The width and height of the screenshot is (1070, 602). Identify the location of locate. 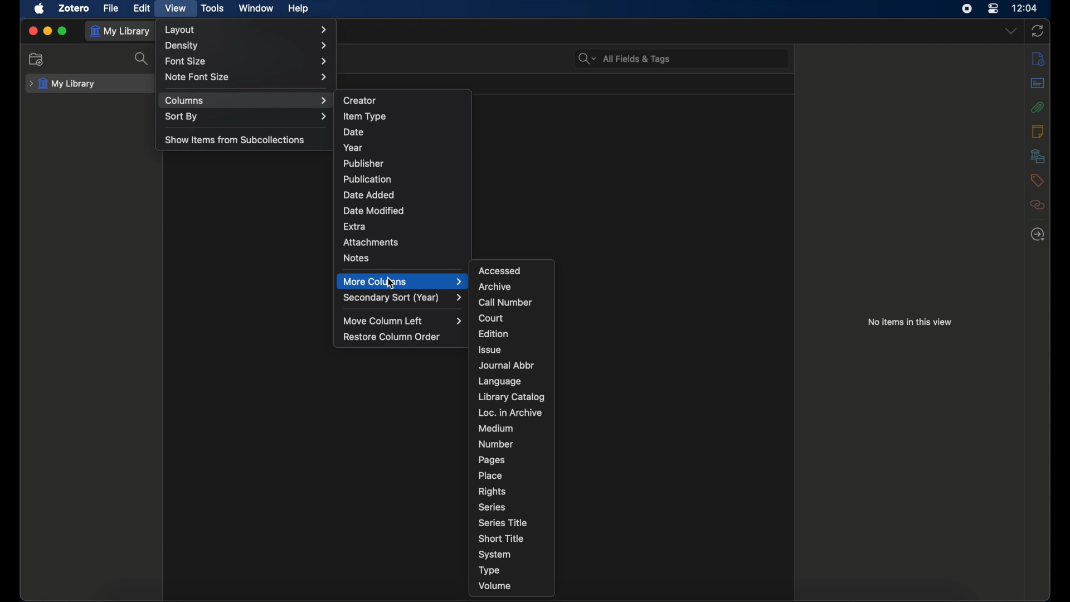
(1038, 235).